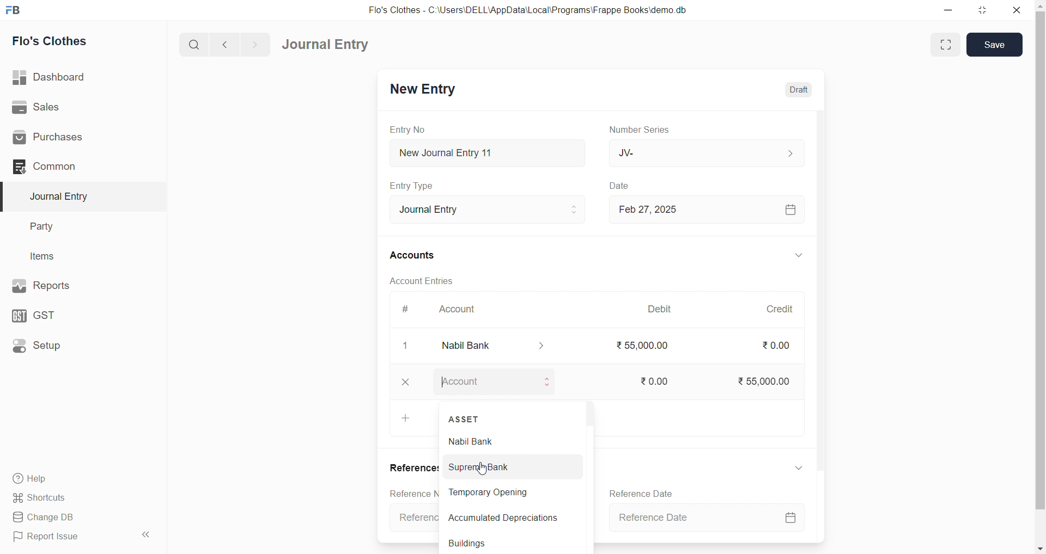 The height and width of the screenshot is (554, 1046). Describe the element at coordinates (56, 41) in the screenshot. I see `Flo's Clothes` at that location.